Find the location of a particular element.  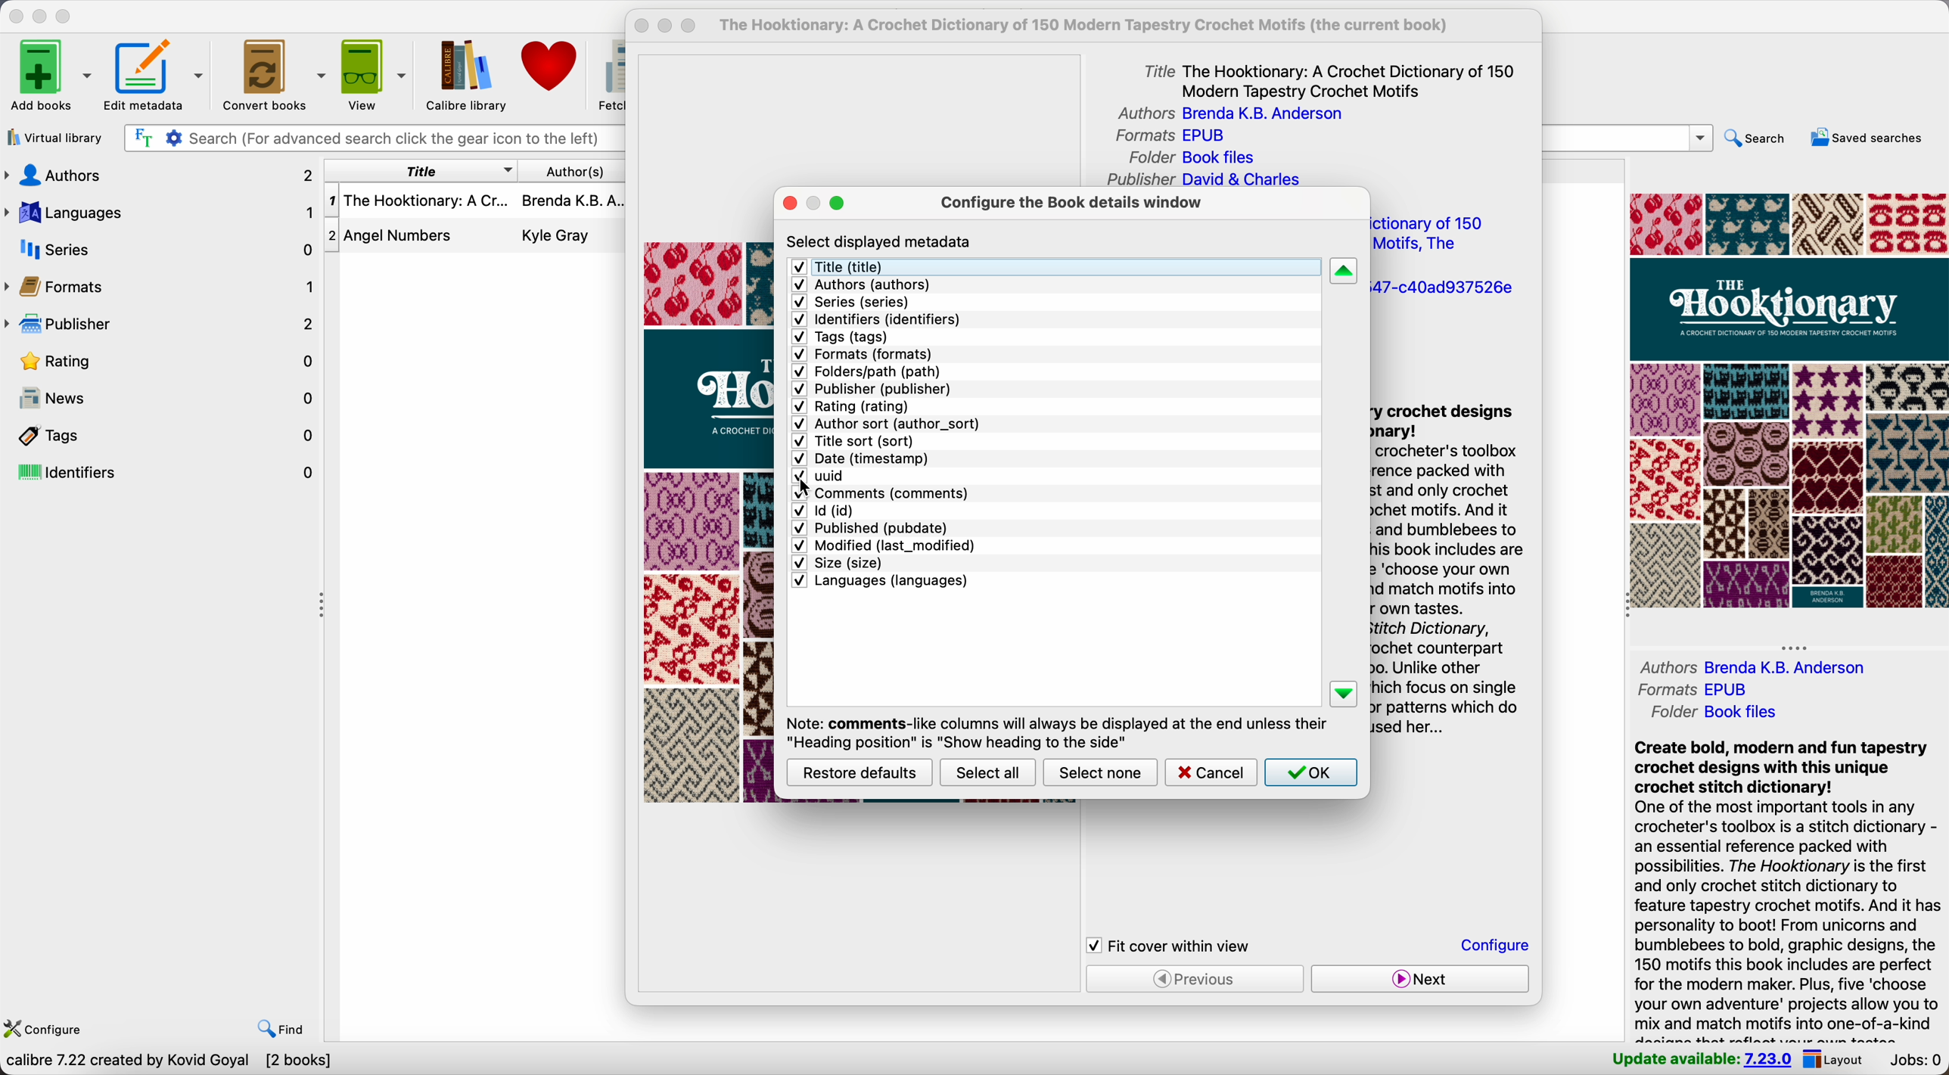

current book is located at coordinates (1094, 26).